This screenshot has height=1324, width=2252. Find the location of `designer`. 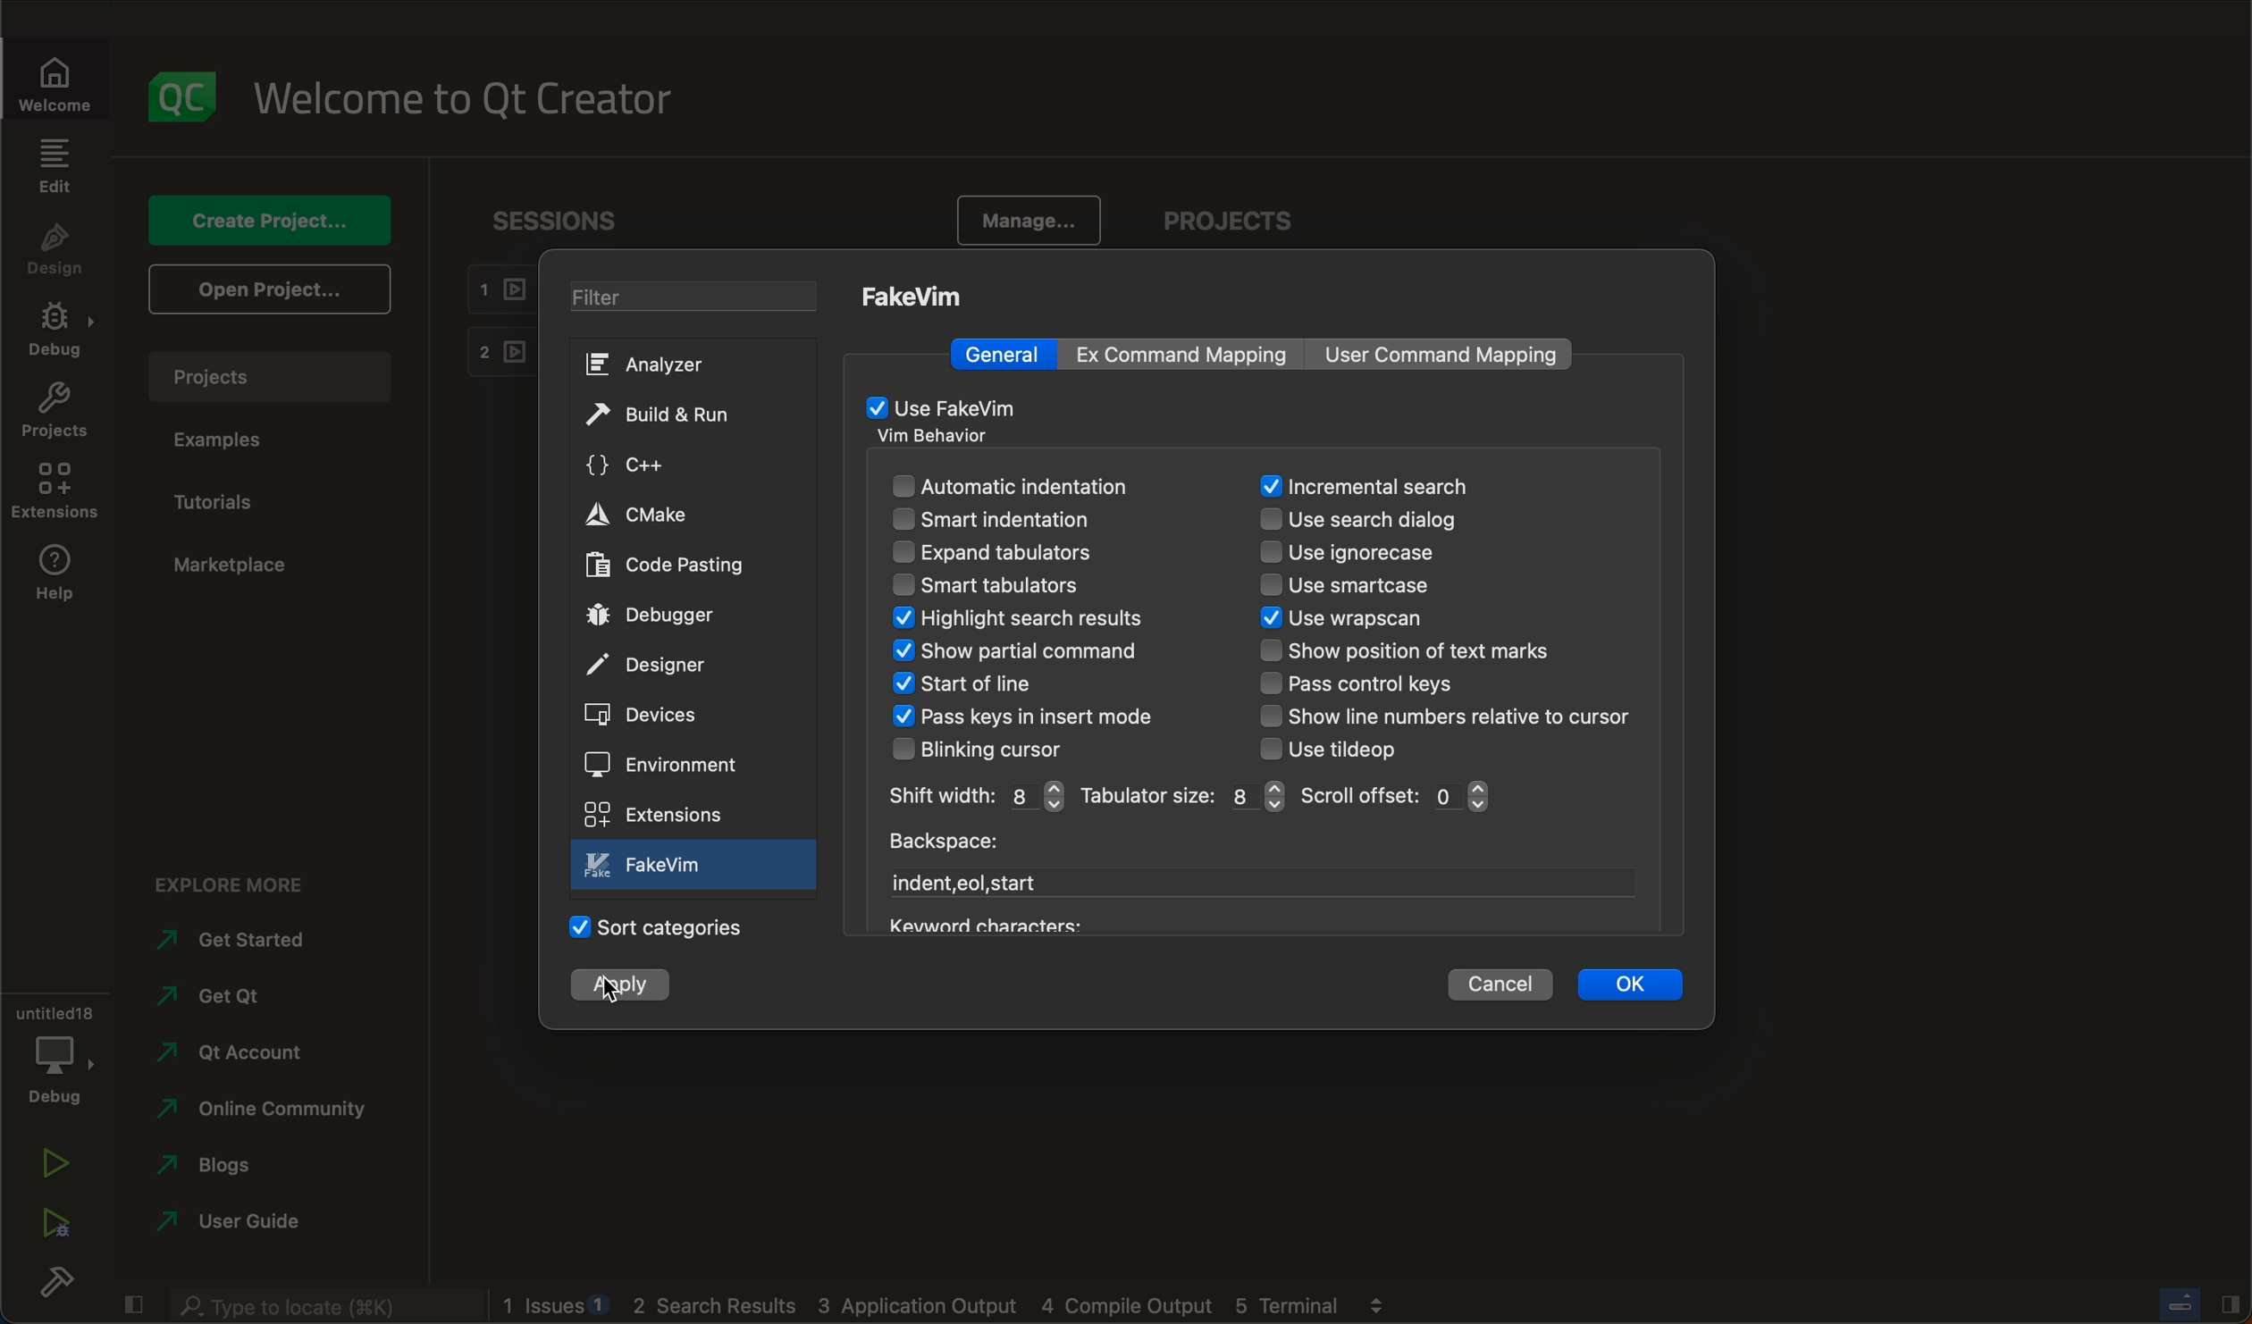

designer is located at coordinates (657, 665).